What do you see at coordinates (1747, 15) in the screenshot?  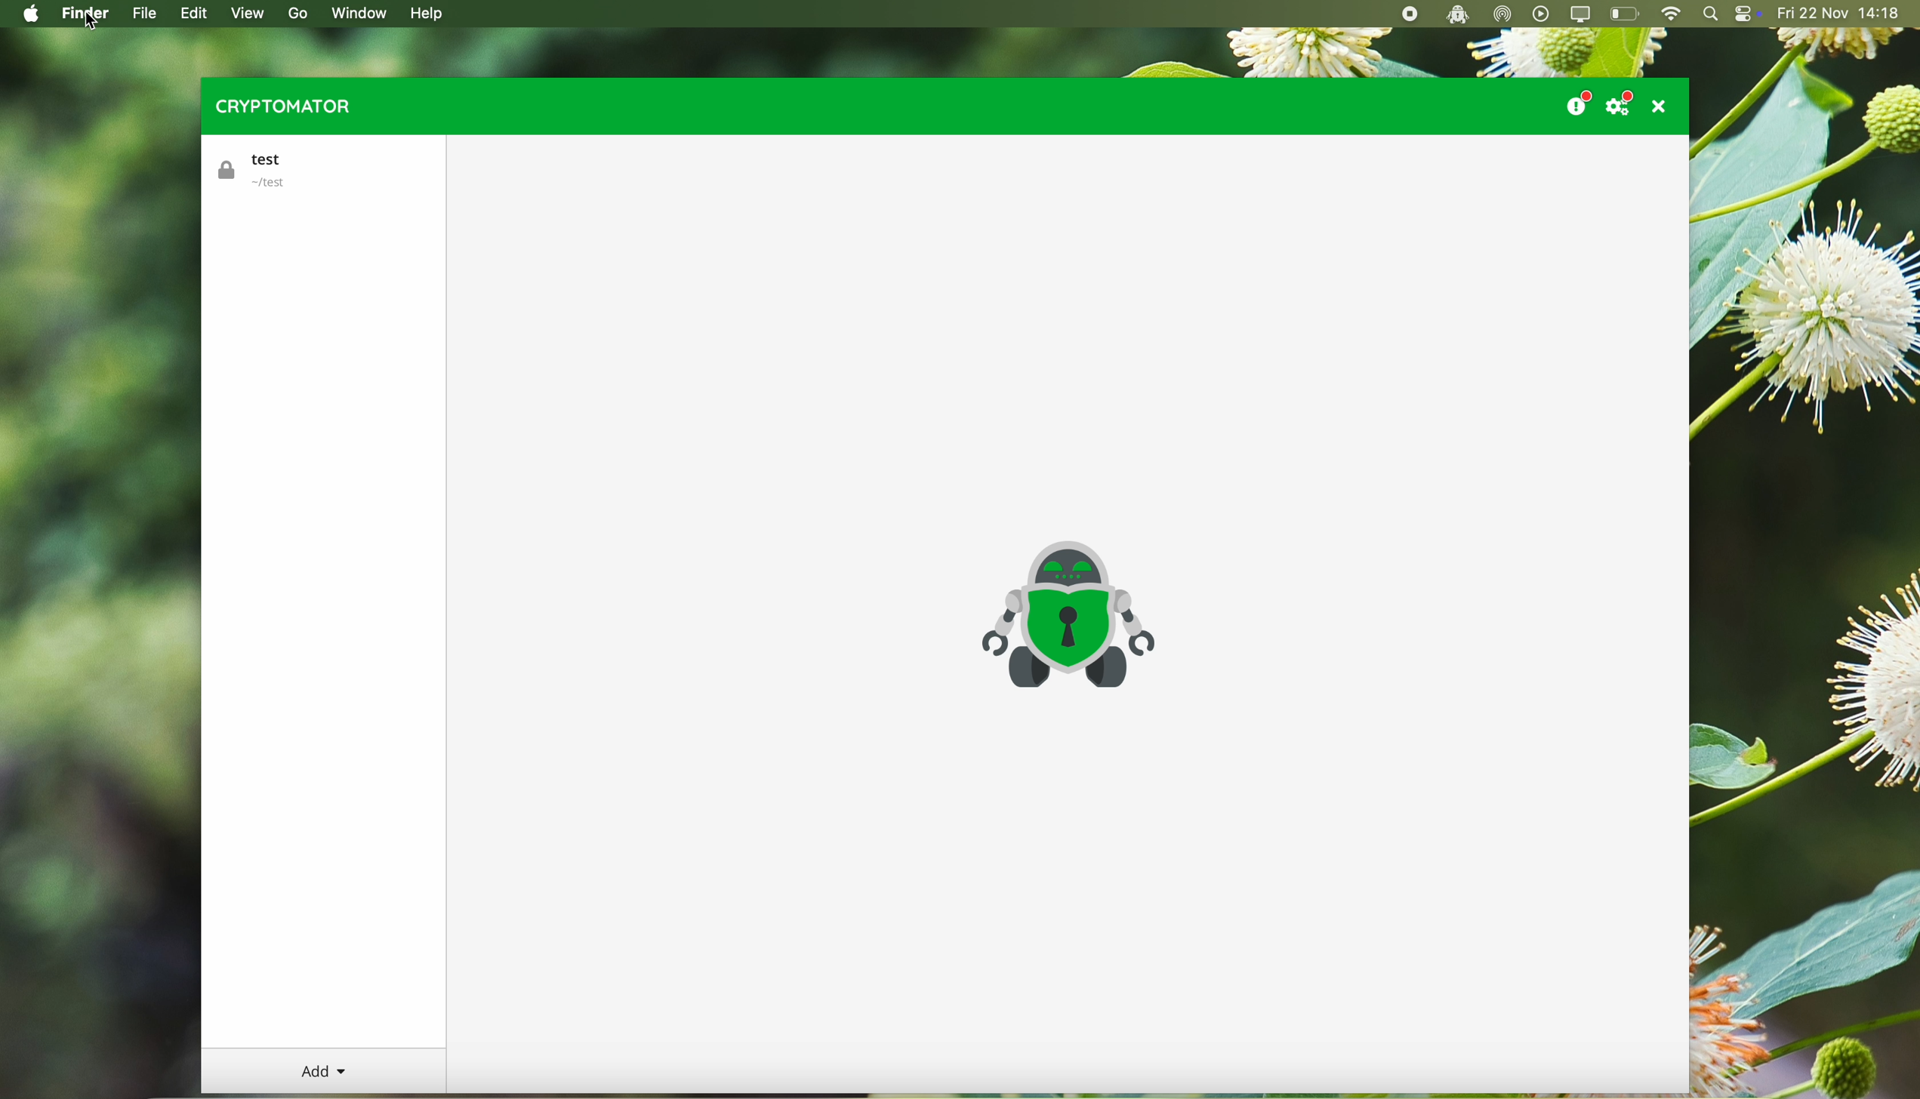 I see `controls` at bounding box center [1747, 15].